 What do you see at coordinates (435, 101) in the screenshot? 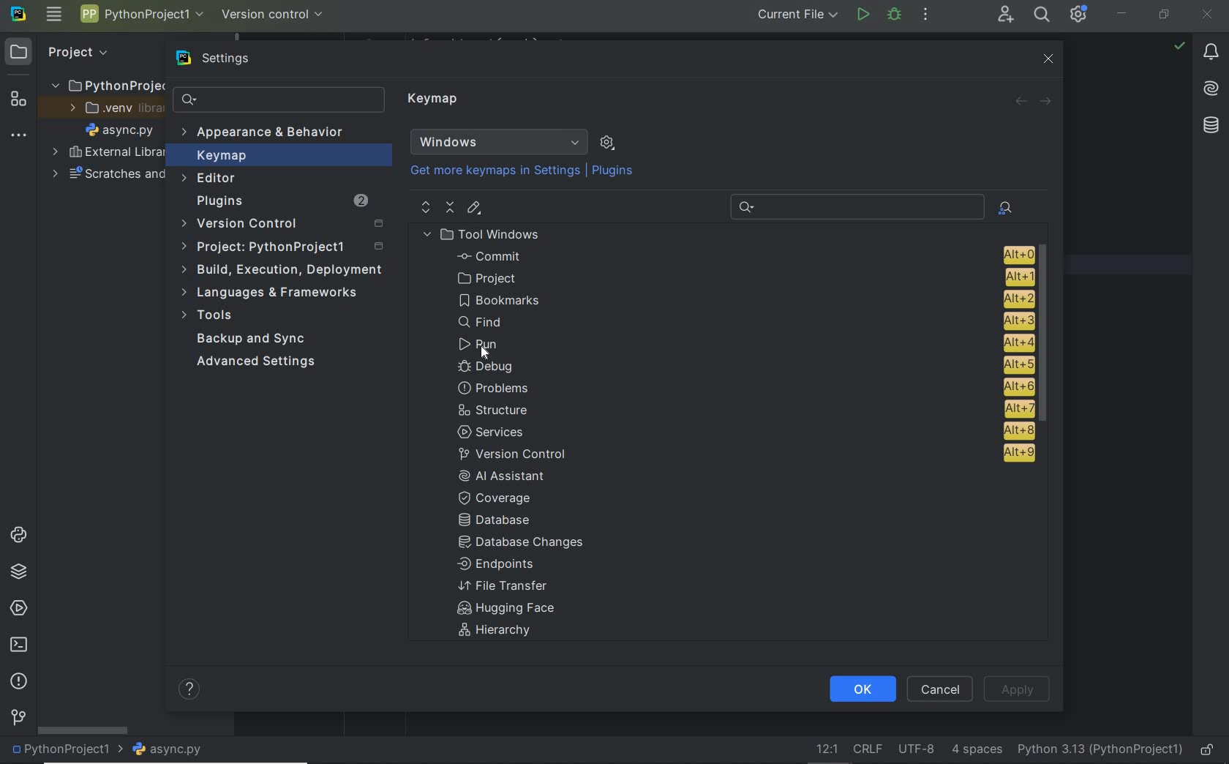
I see `Keymap` at bounding box center [435, 101].